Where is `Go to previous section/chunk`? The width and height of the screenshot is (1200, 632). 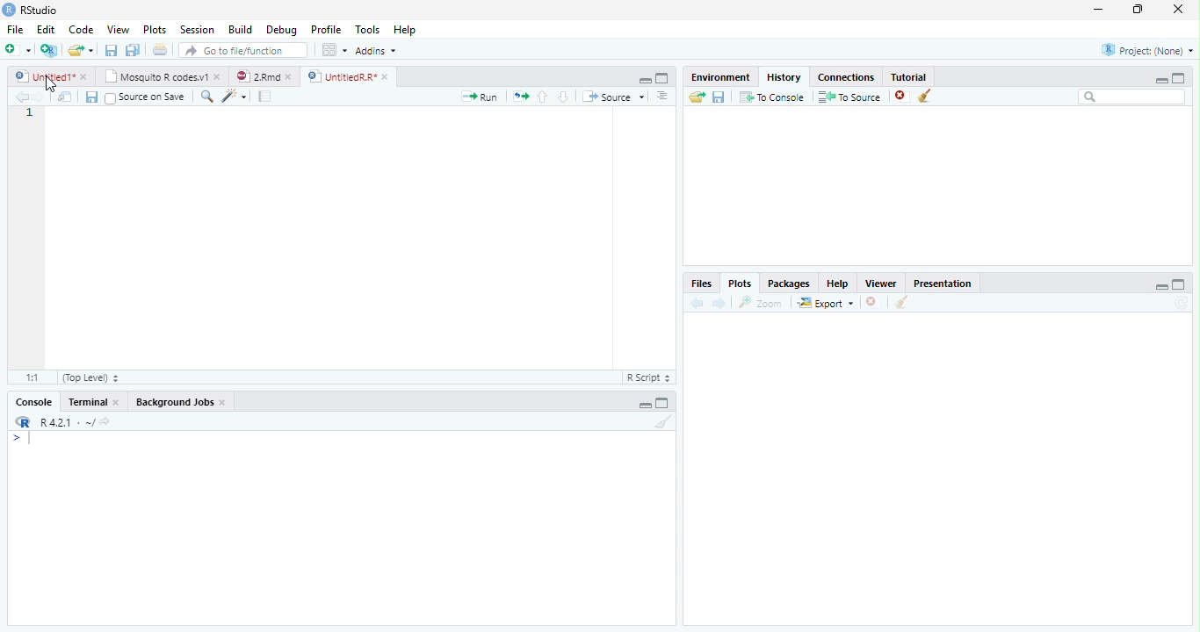 Go to previous section/chunk is located at coordinates (542, 97).